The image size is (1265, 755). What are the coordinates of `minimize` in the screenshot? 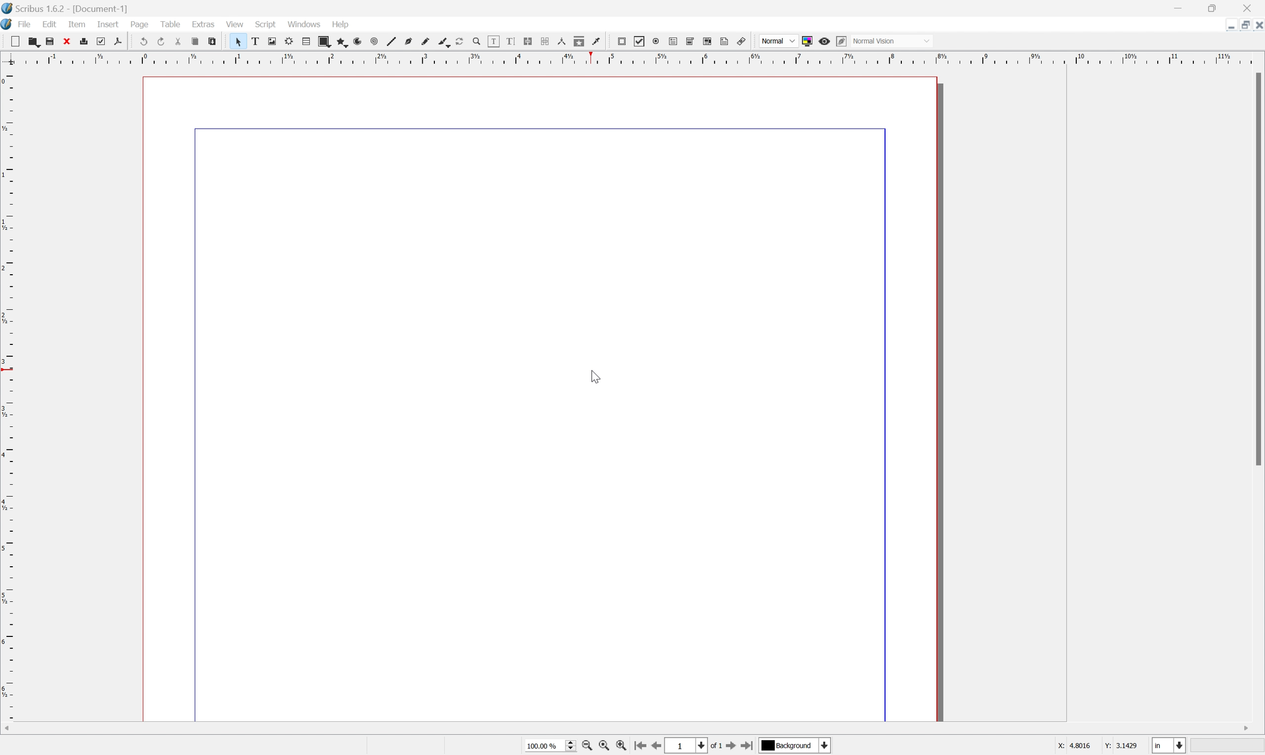 It's located at (1178, 7).